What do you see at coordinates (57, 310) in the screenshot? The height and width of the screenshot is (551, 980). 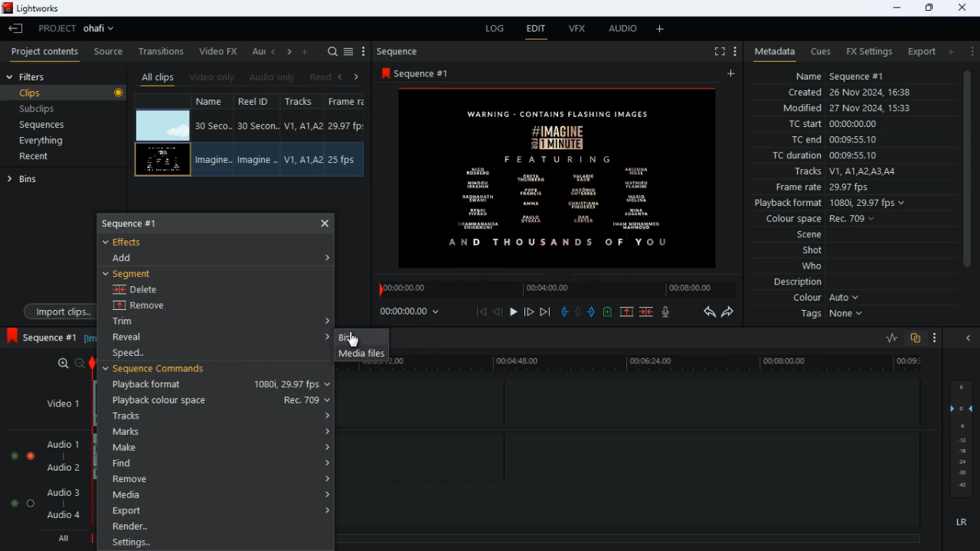 I see `import clips` at bounding box center [57, 310].